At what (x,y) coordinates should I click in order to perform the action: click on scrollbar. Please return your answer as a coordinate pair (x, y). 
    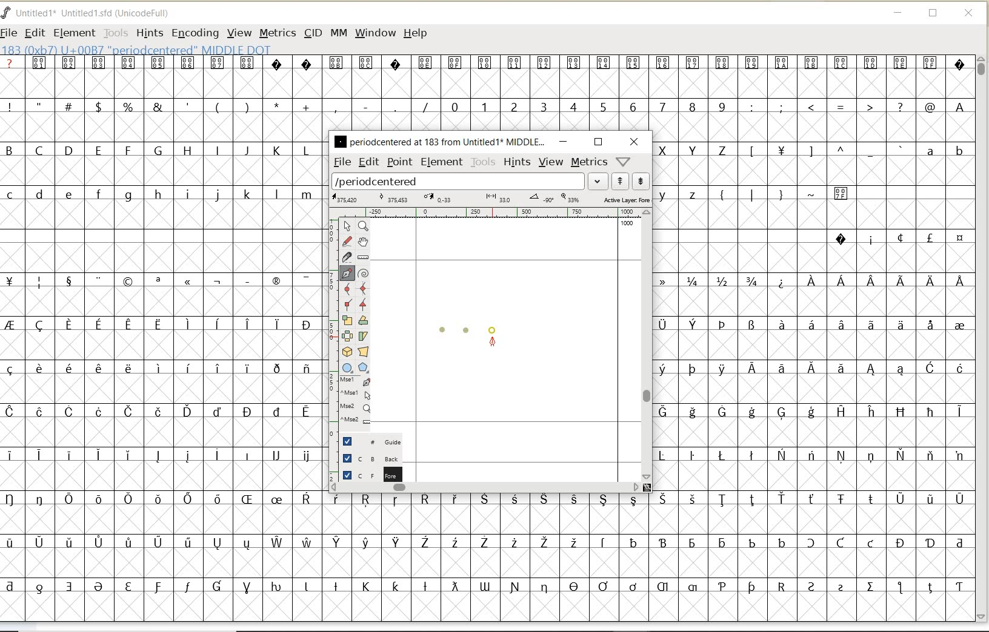
    Looking at the image, I should click on (485, 487).